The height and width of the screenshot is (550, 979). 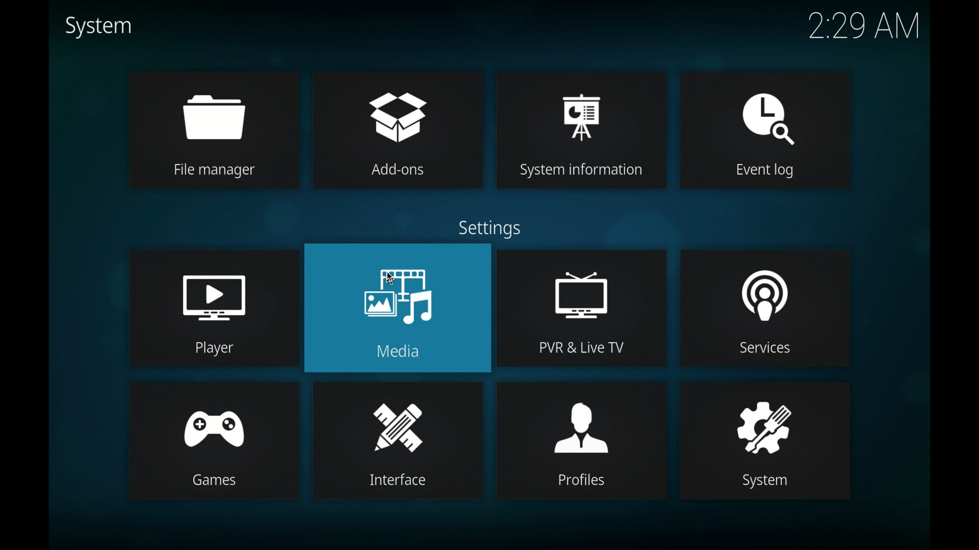 I want to click on games, so click(x=211, y=418).